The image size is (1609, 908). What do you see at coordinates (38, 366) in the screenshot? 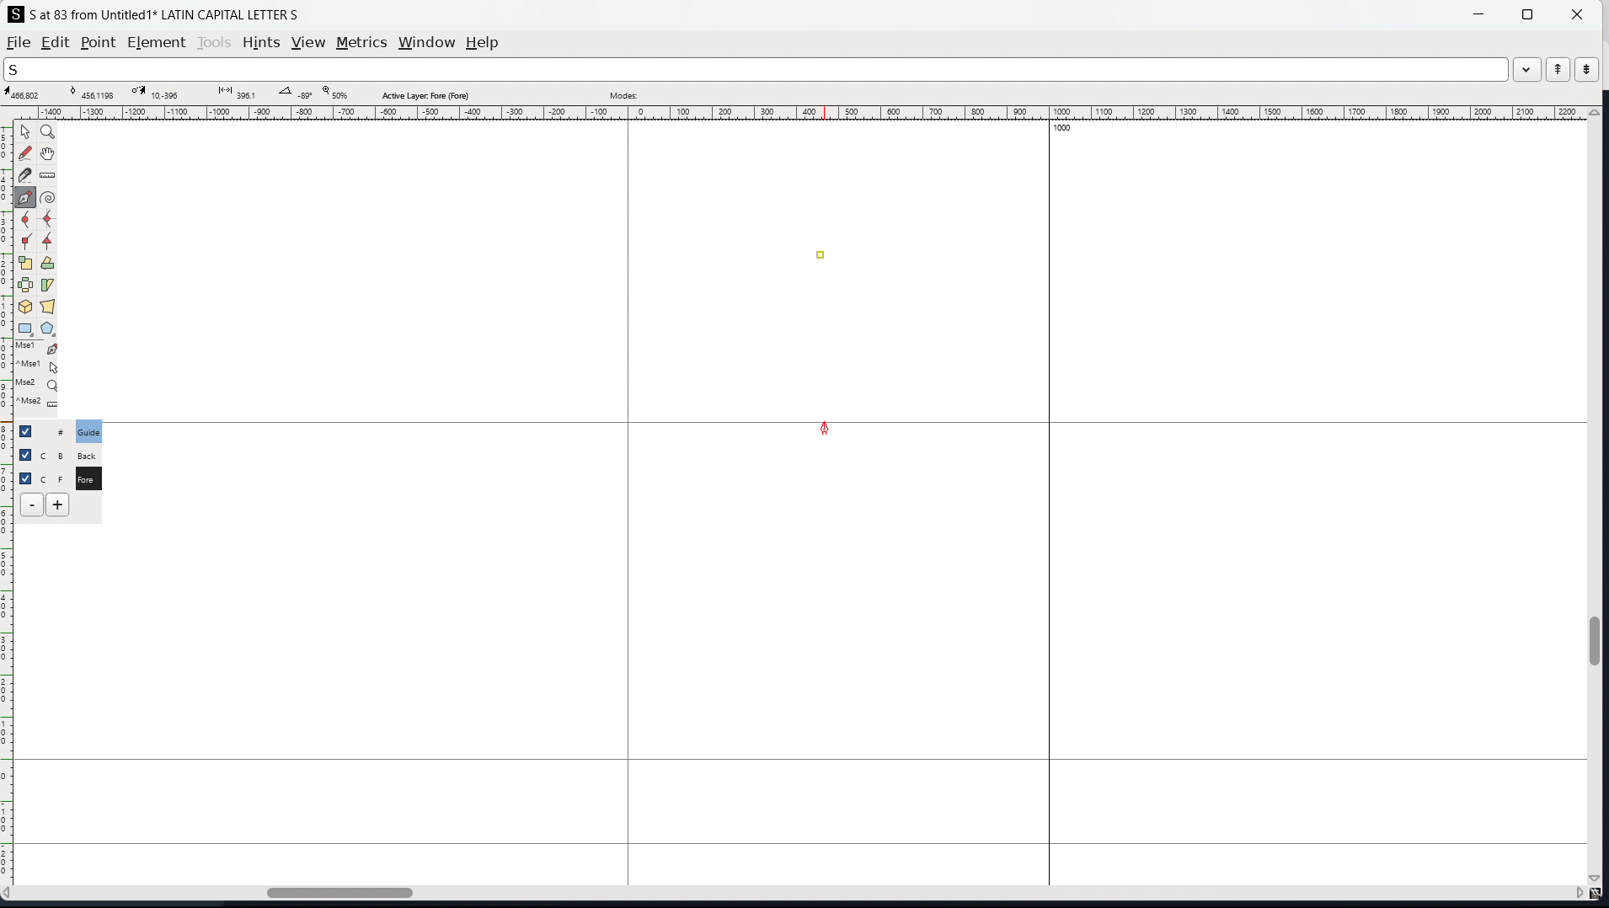
I see `^Mse1` at bounding box center [38, 366].